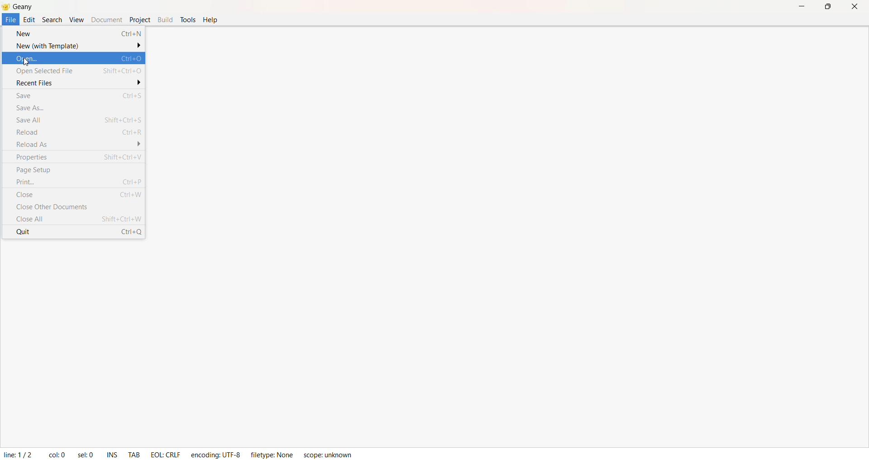 The width and height of the screenshot is (869, 460). Describe the element at coordinates (76, 232) in the screenshot. I see `Quit` at that location.